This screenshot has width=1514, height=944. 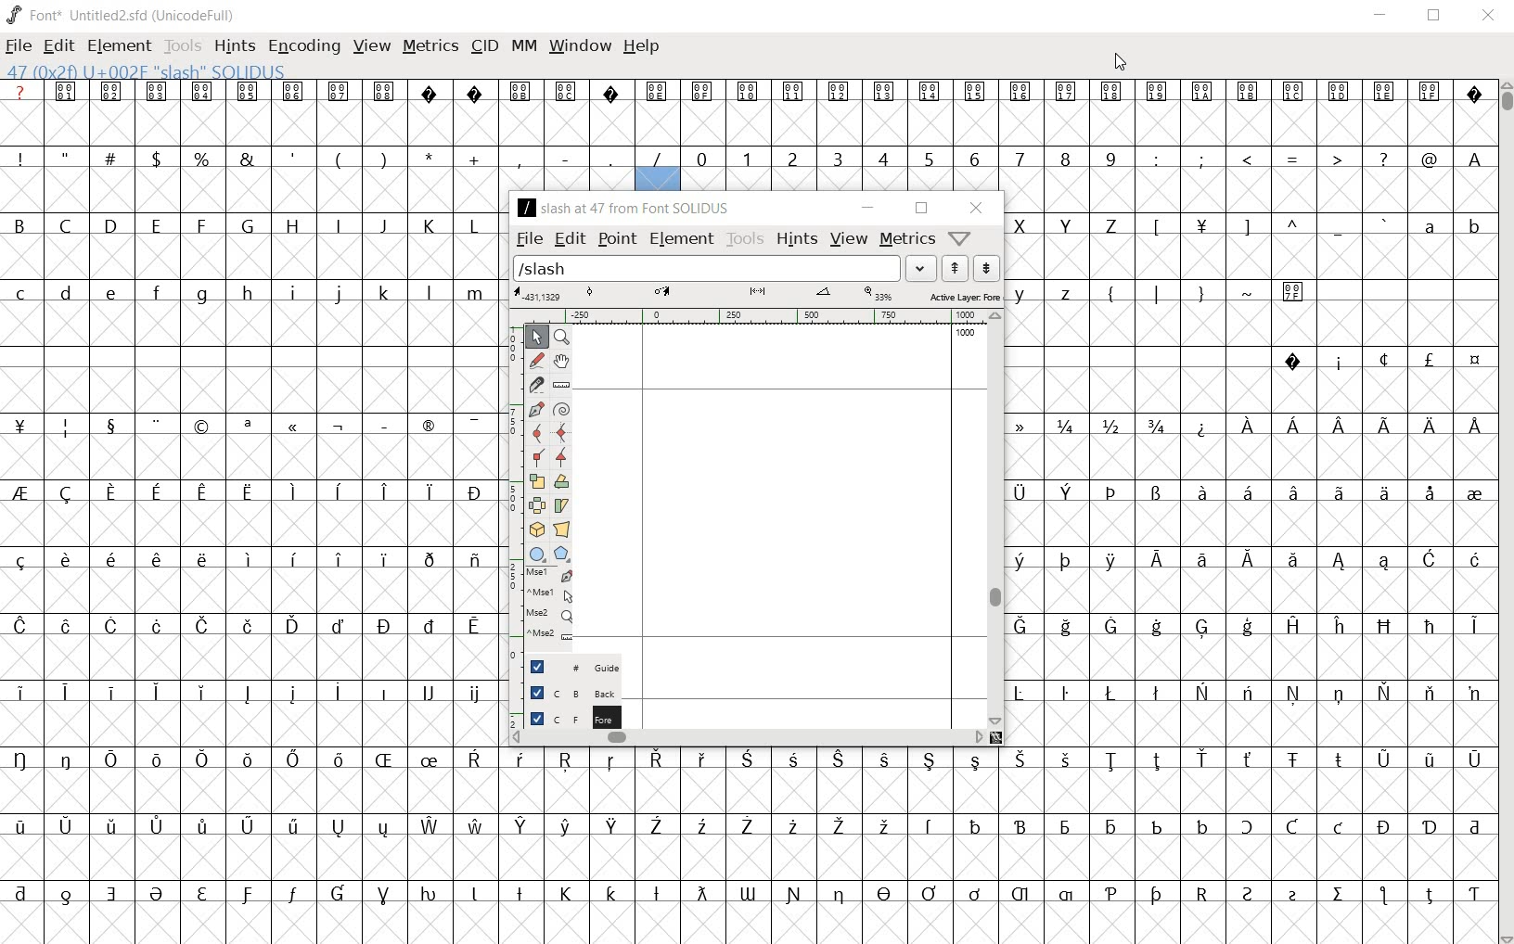 What do you see at coordinates (534, 457) in the screenshot?
I see `Add a corner point` at bounding box center [534, 457].